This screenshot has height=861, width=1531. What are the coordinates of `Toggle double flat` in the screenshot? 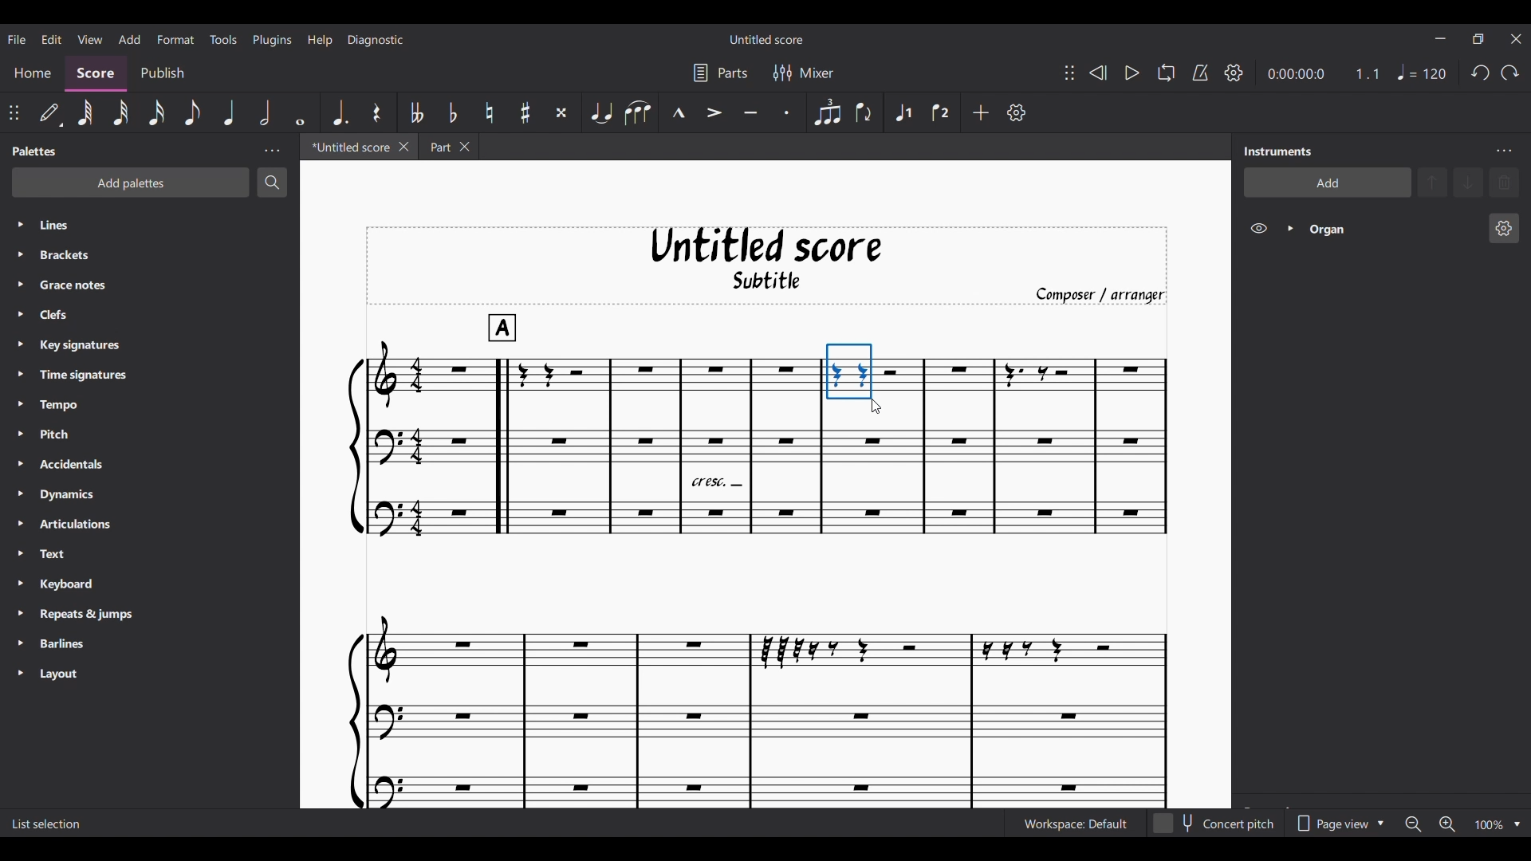 It's located at (417, 112).